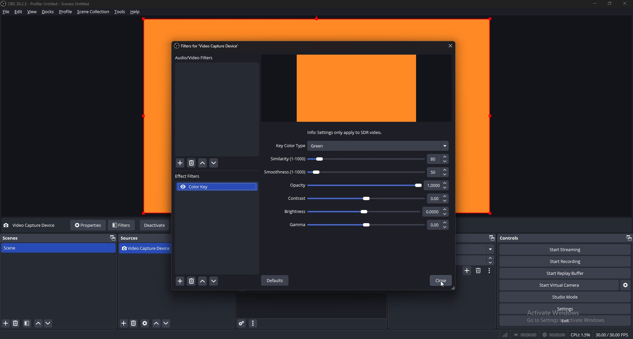 The height and width of the screenshot is (339, 633). Describe the element at coordinates (467, 271) in the screenshot. I see `add transition` at that location.